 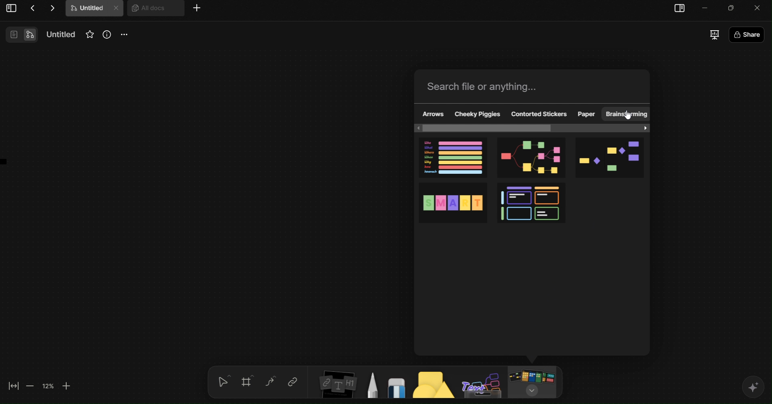 What do you see at coordinates (625, 114) in the screenshot?
I see `Brainstorming` at bounding box center [625, 114].